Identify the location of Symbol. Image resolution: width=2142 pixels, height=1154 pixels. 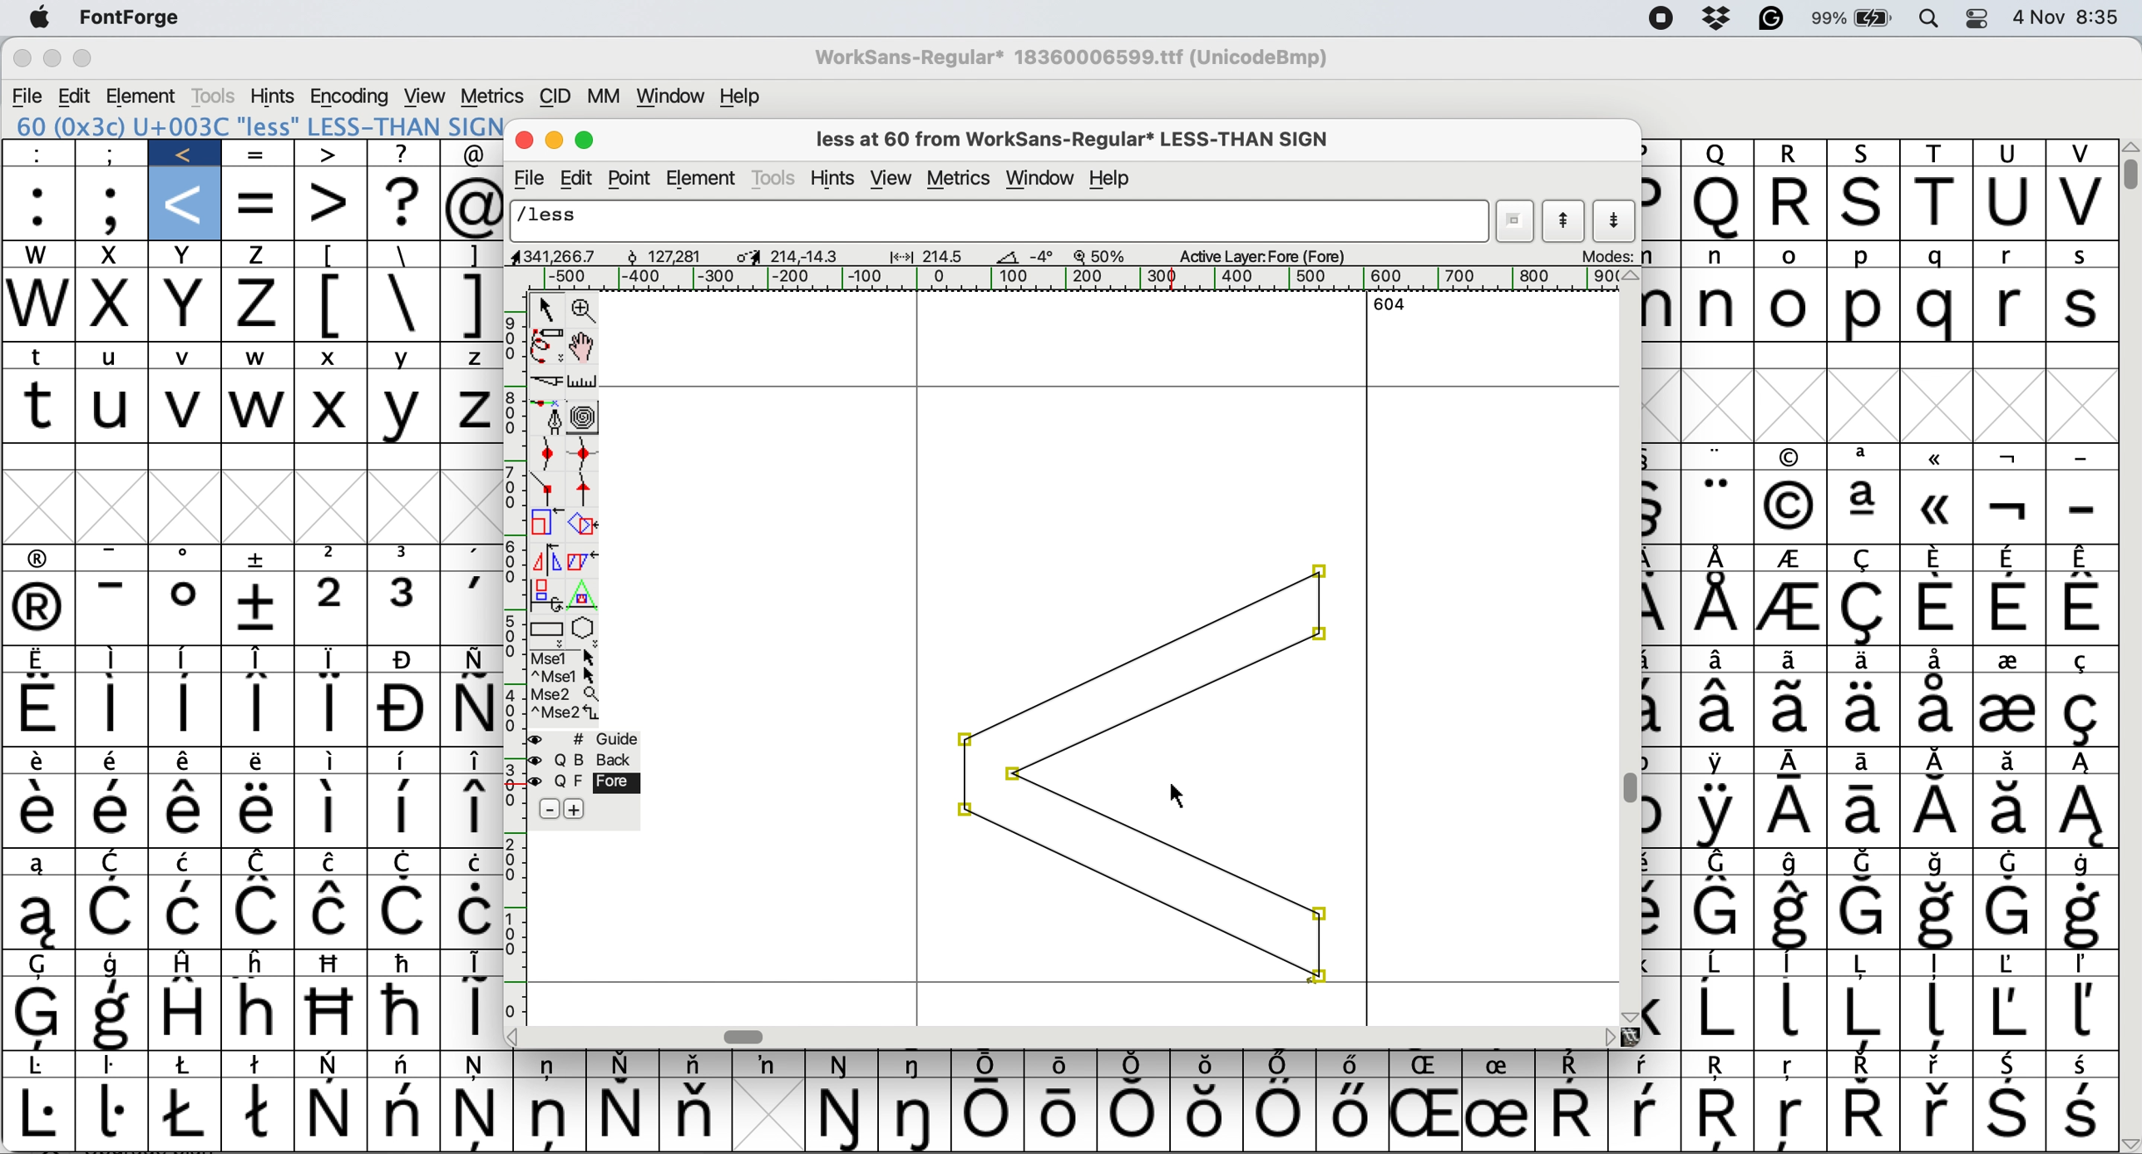
(1662, 609).